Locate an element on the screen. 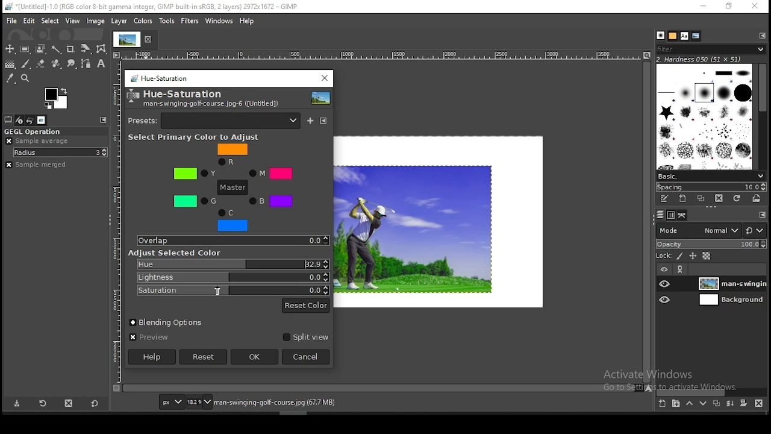 This screenshot has width=771, height=434. save current as named preset is located at coordinates (310, 120).